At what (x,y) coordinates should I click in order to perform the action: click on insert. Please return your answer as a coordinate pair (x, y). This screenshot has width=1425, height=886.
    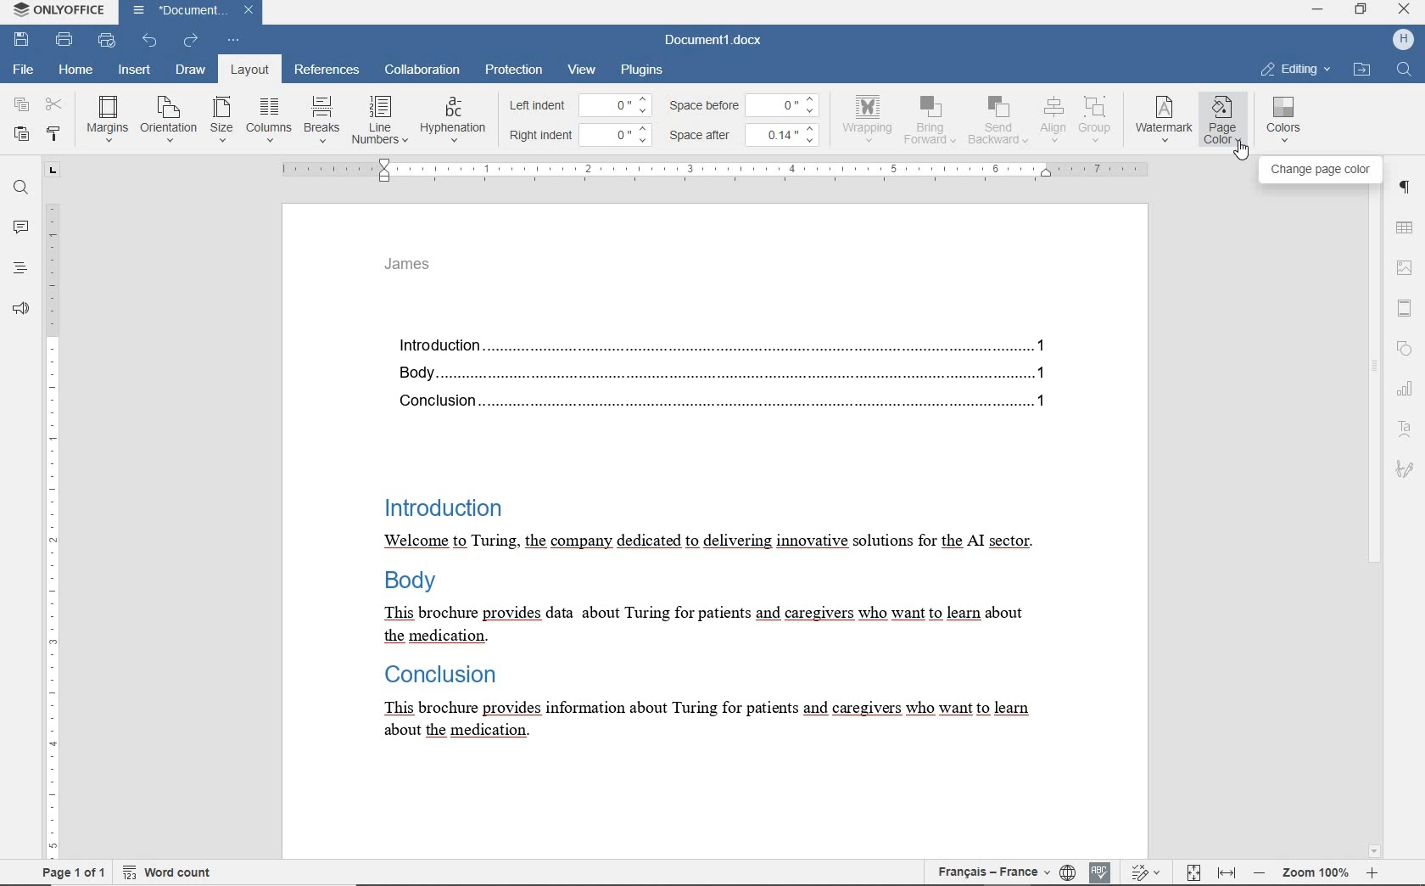
    Looking at the image, I should click on (131, 71).